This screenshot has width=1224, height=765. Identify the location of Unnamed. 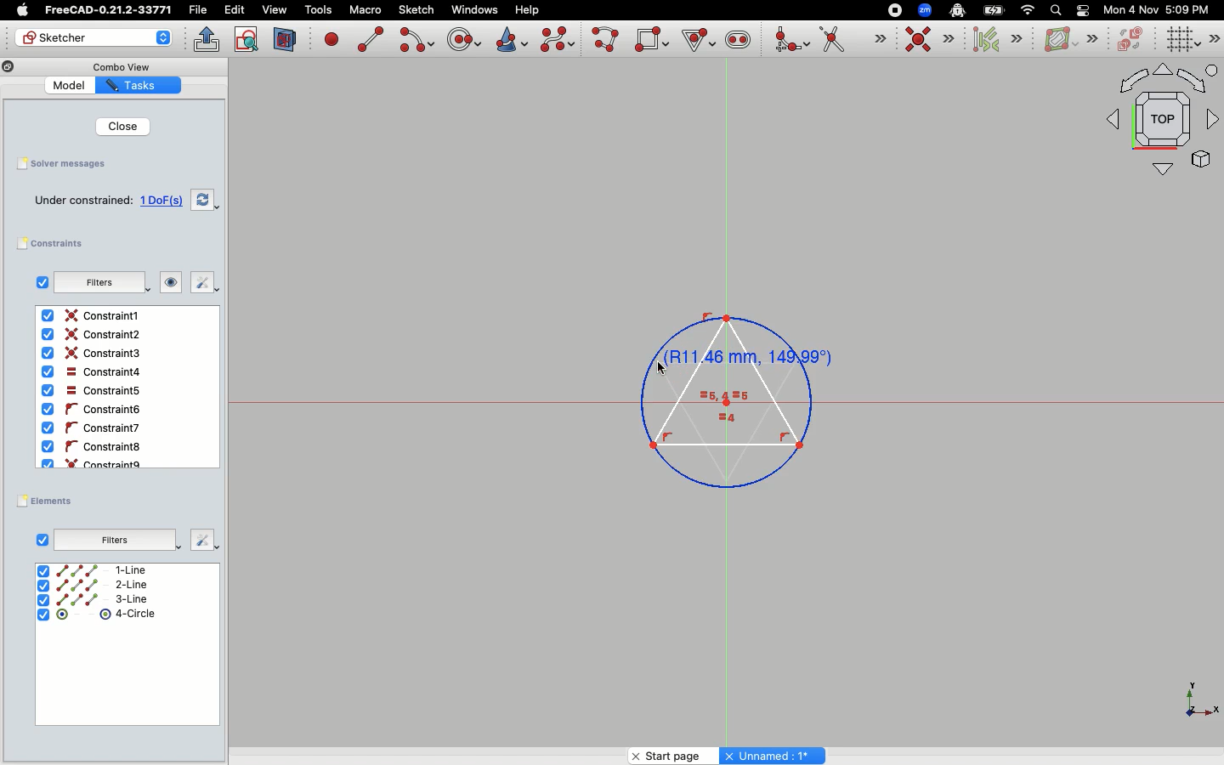
(774, 755).